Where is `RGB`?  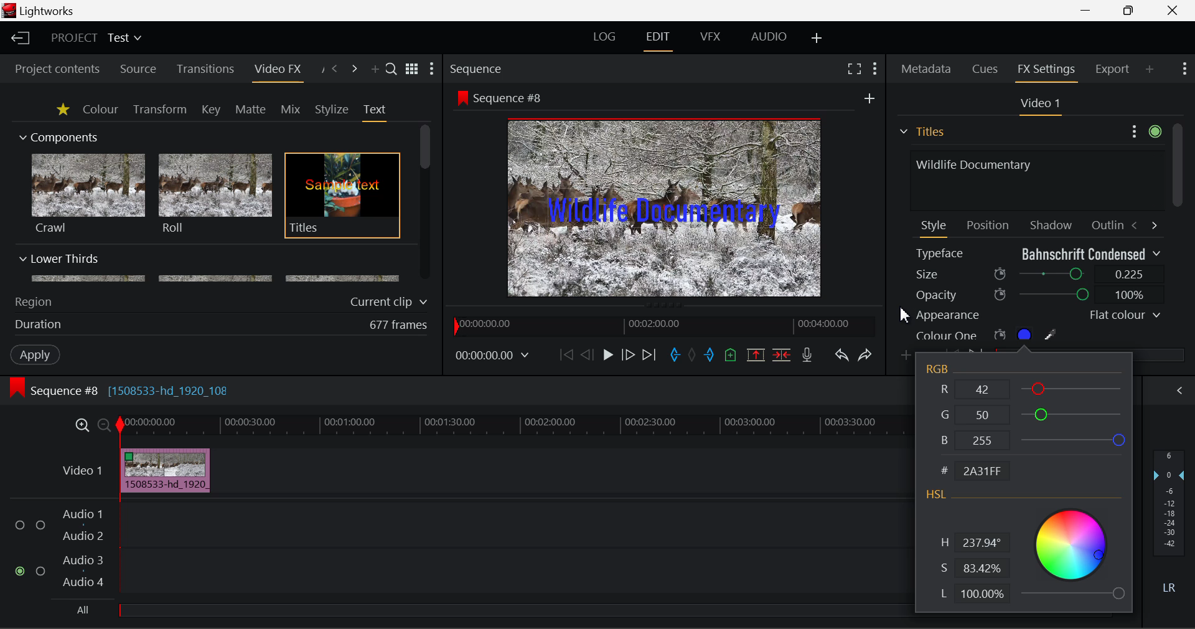
RGB is located at coordinates (940, 369).